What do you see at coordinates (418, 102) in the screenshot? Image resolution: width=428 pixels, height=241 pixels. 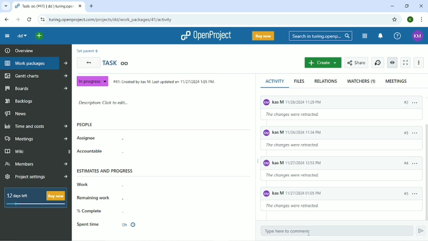 I see `options` at bounding box center [418, 102].